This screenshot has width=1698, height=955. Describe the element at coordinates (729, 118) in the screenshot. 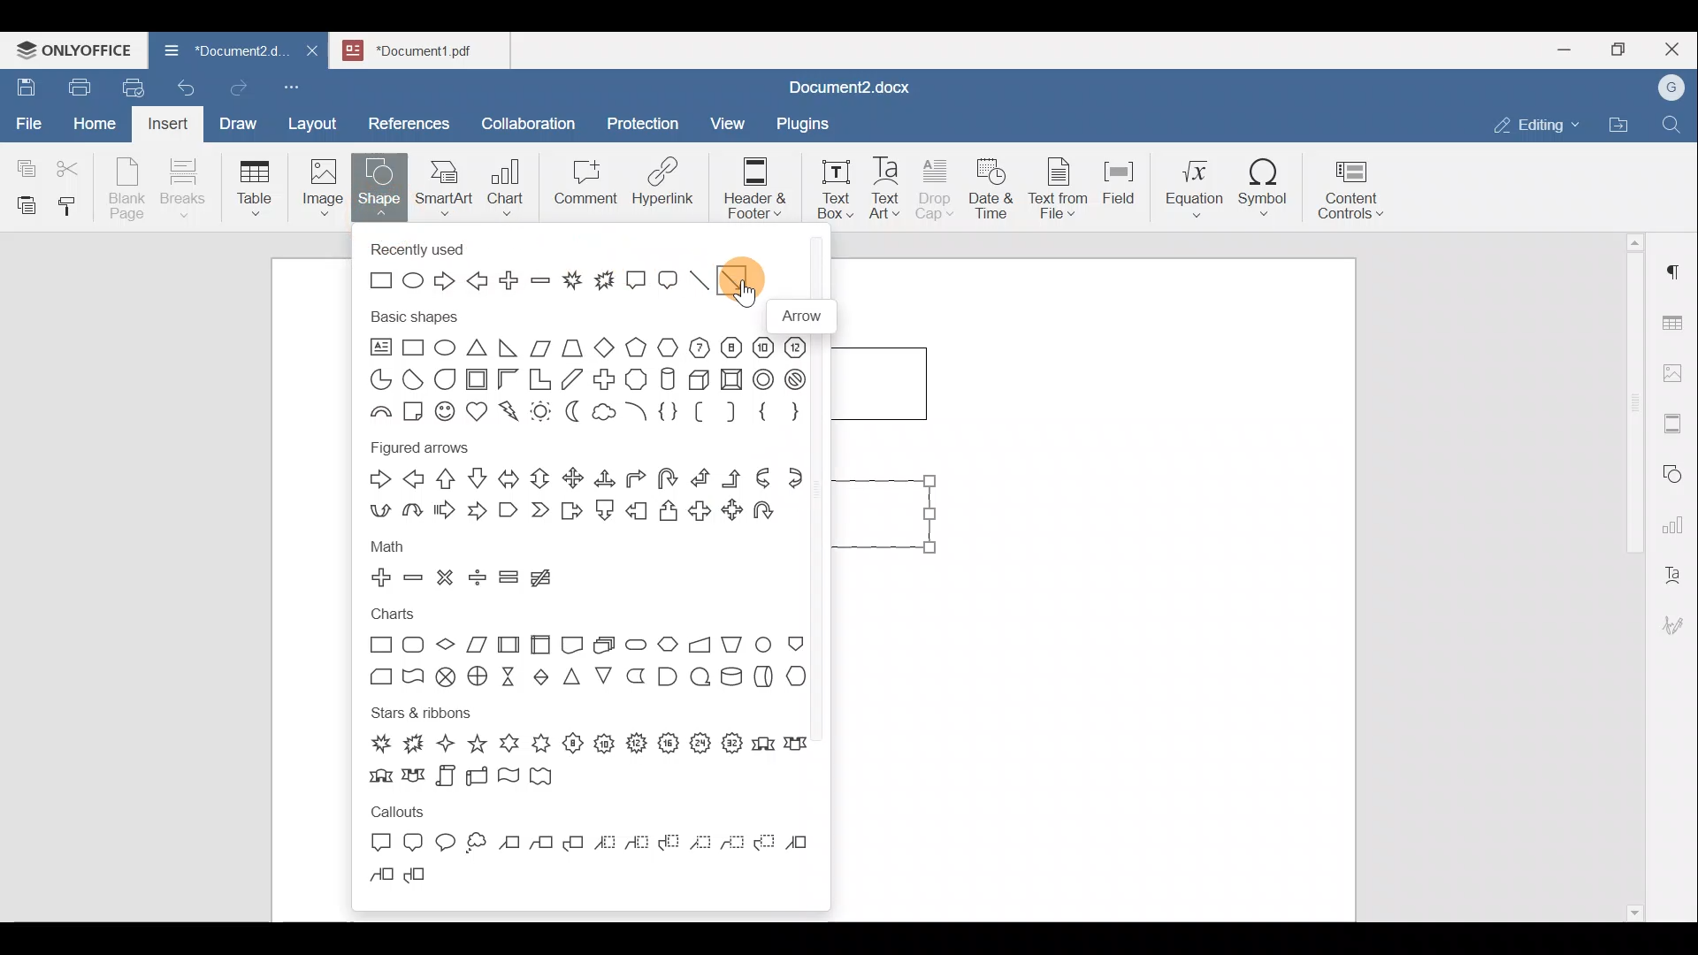

I see `View` at that location.